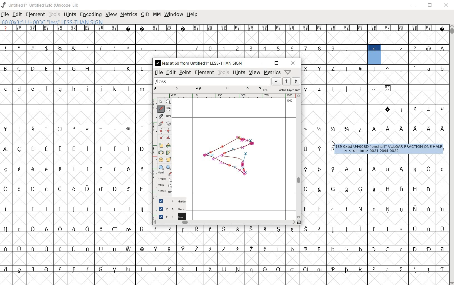 The width and height of the screenshot is (454, 285). What do you see at coordinates (145, 15) in the screenshot?
I see `cid` at bounding box center [145, 15].